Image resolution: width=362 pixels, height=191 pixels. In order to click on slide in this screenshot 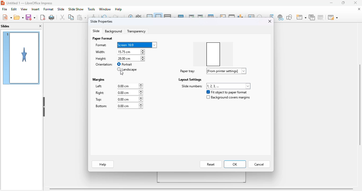, I will do `click(96, 31)`.